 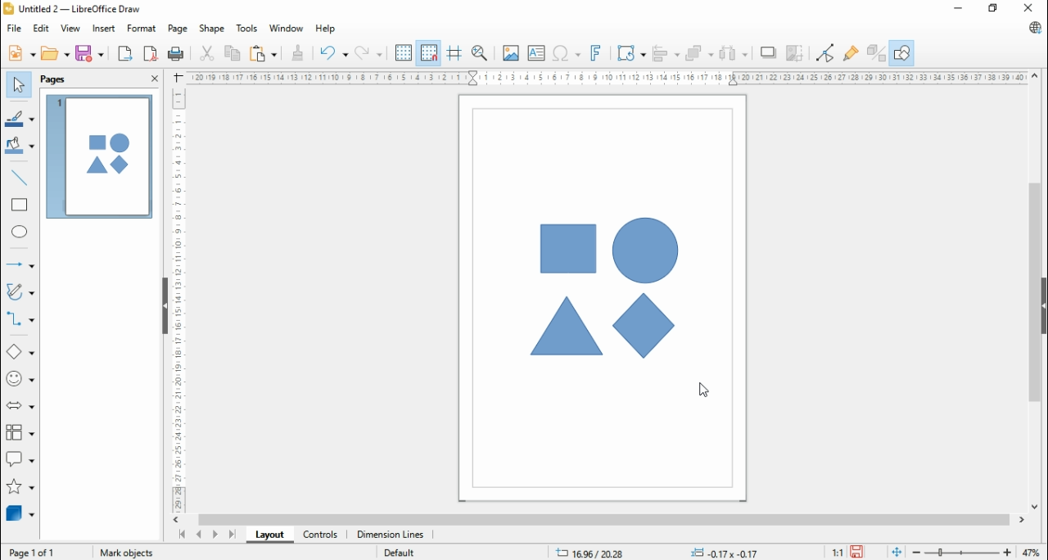 I want to click on save, so click(x=90, y=53).